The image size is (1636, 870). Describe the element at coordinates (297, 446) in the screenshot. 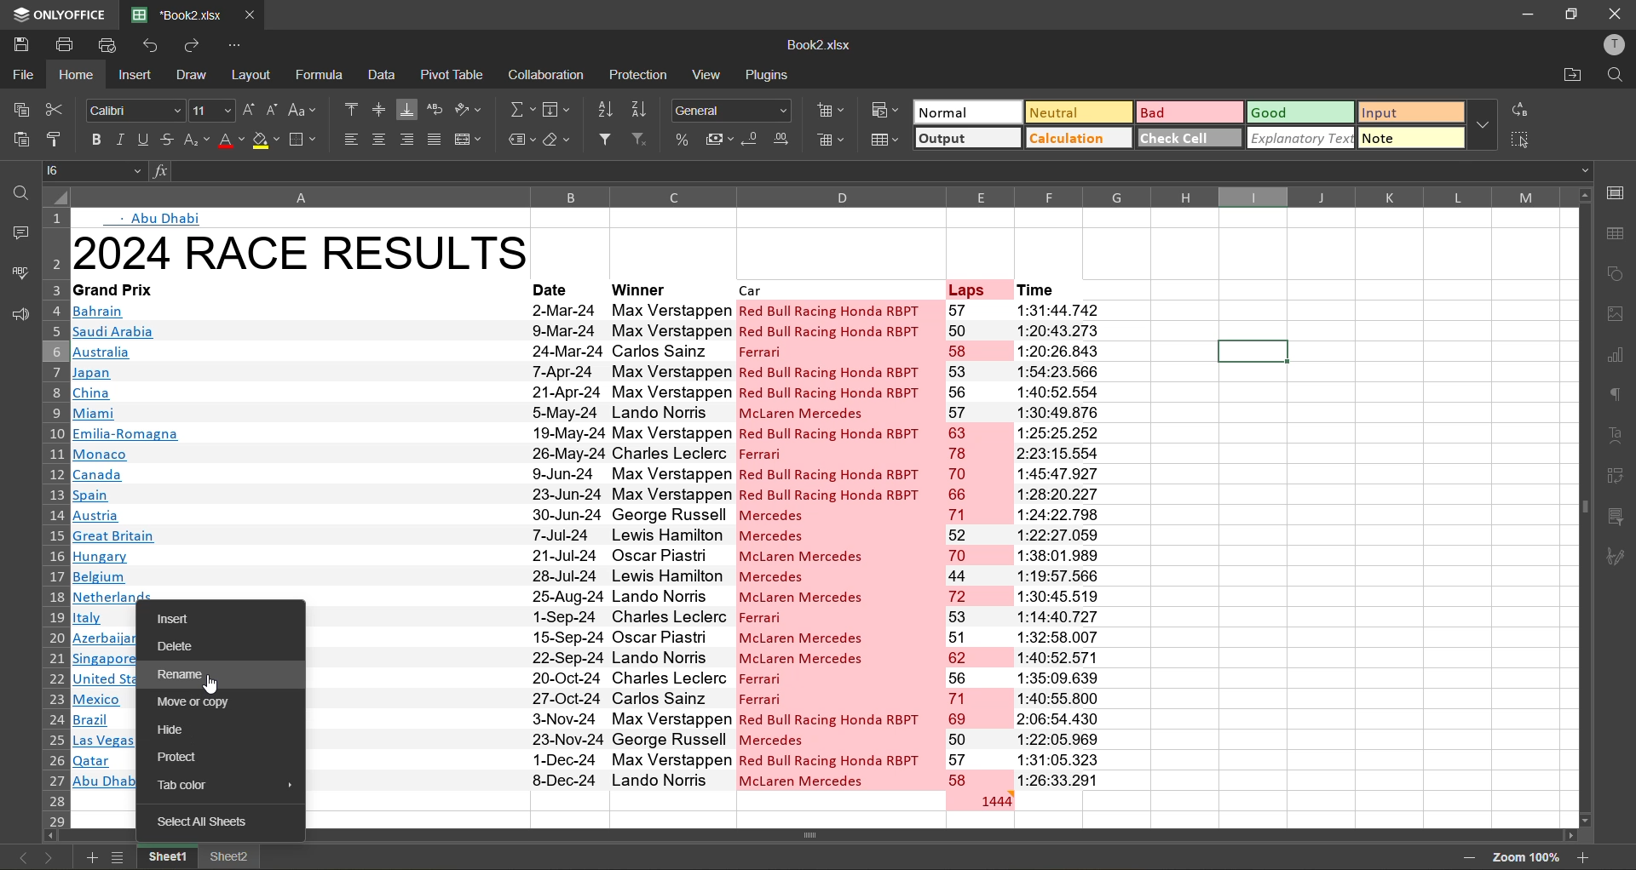

I see `country` at that location.